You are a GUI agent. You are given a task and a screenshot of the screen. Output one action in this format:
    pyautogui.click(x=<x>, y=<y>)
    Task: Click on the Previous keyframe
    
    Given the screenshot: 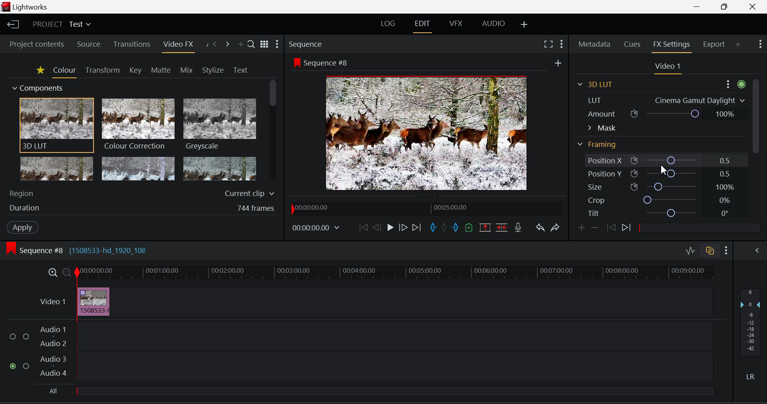 What is the action you would take?
    pyautogui.click(x=611, y=228)
    